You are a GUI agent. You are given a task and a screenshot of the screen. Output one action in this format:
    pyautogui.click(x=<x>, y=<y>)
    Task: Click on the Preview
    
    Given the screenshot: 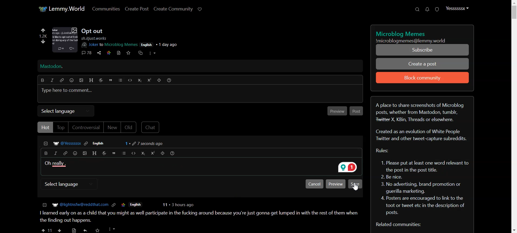 What is the action you would take?
    pyautogui.click(x=336, y=184)
    